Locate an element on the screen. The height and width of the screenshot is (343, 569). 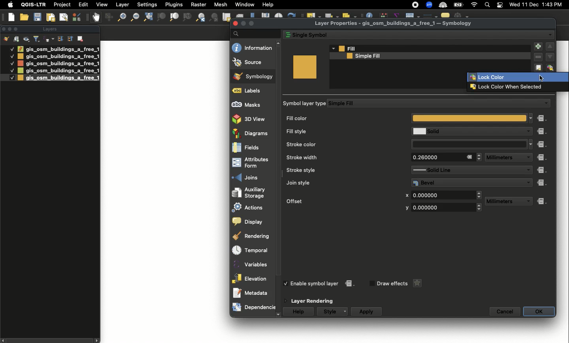
Sort ascending is located at coordinates (70, 38).